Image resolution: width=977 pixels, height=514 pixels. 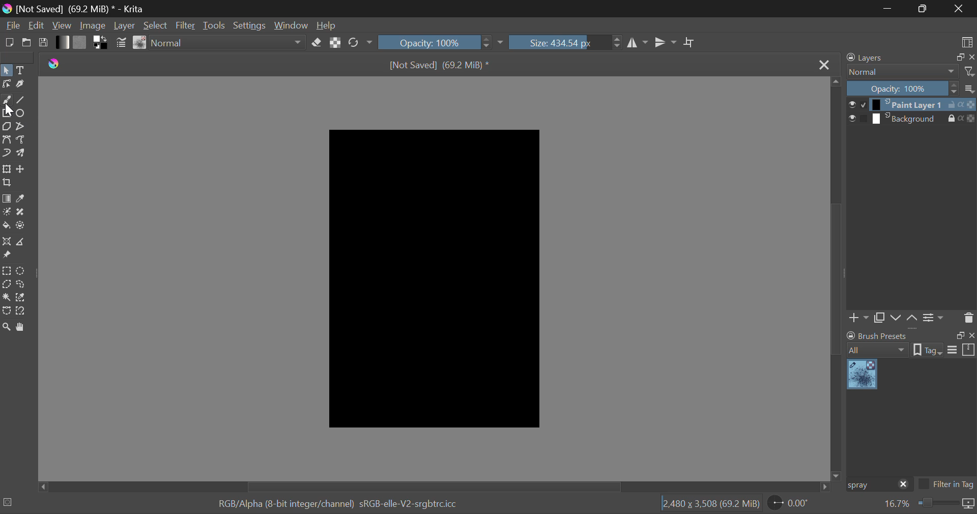 What do you see at coordinates (7, 283) in the screenshot?
I see `Polygon Selection` at bounding box center [7, 283].